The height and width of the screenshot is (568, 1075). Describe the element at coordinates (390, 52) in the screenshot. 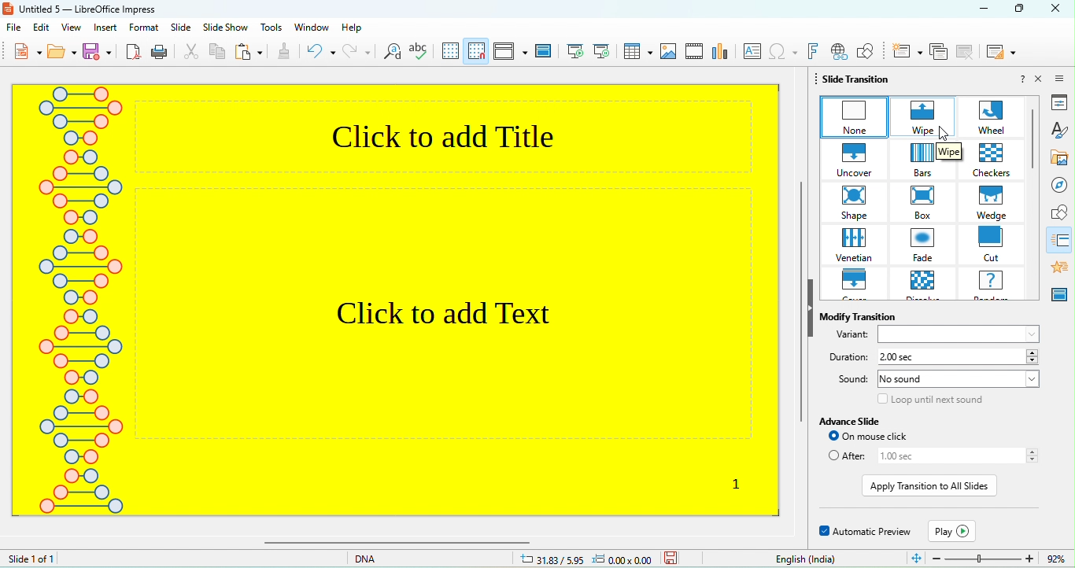

I see `find and replace` at that location.